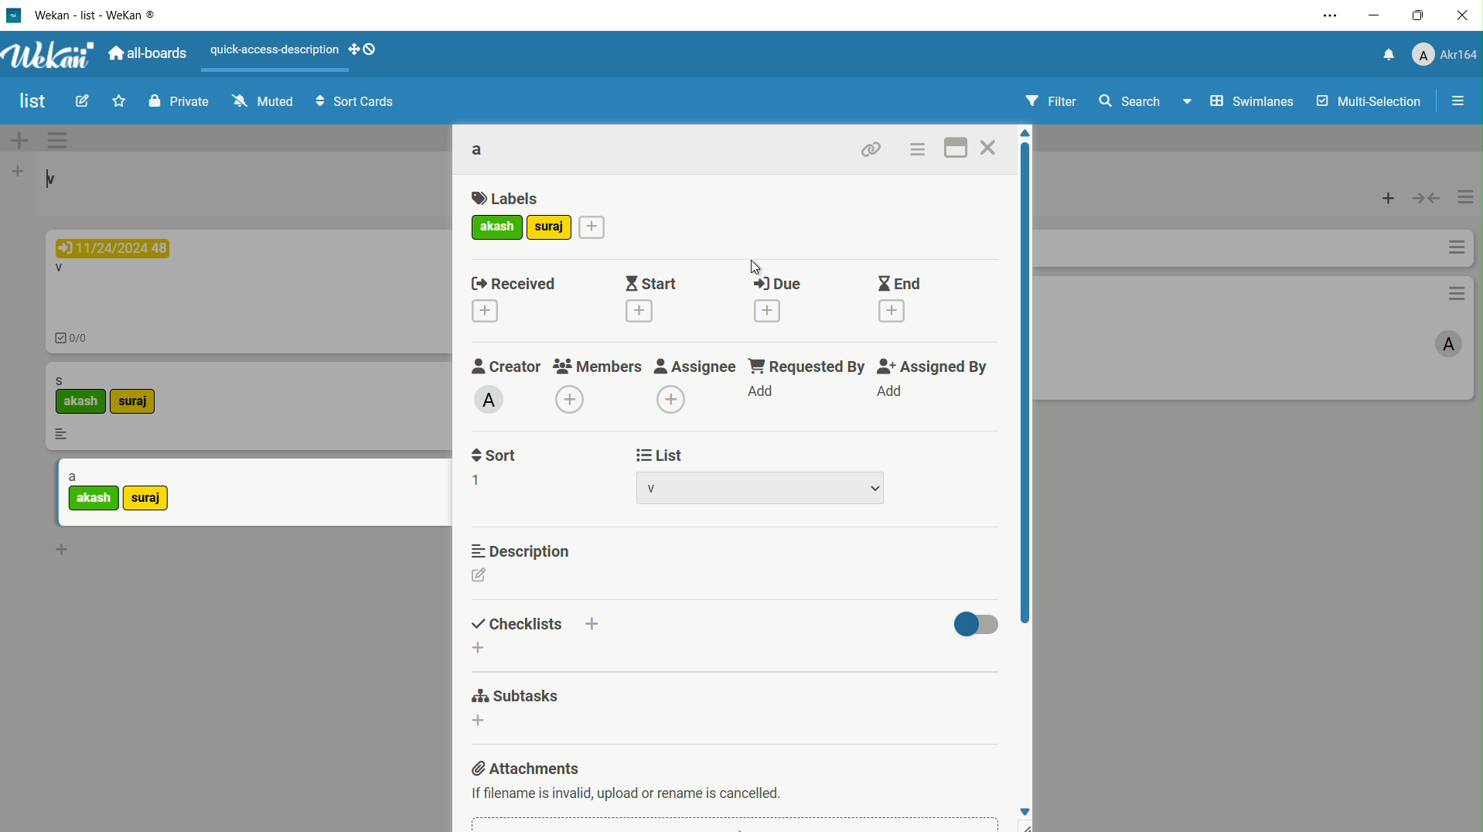 Image resolution: width=1483 pixels, height=832 pixels. What do you see at coordinates (875, 489) in the screenshot?
I see `dropdown` at bounding box center [875, 489].